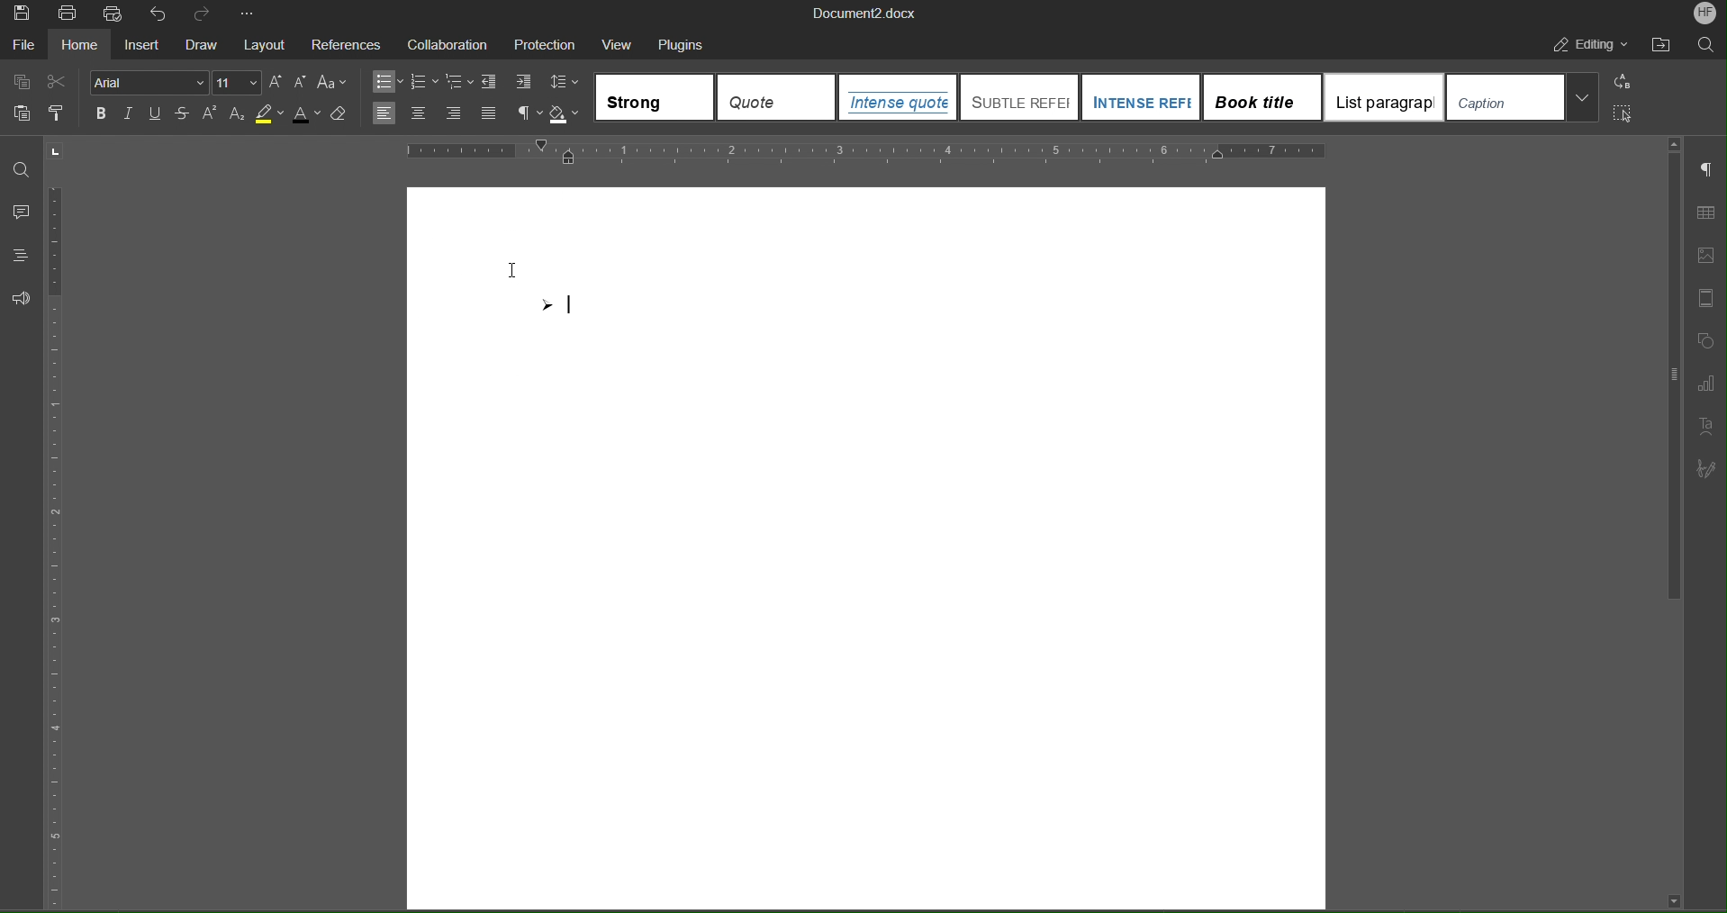 This screenshot has height=913, width=1727. I want to click on Horizontal Ruler, so click(867, 151).